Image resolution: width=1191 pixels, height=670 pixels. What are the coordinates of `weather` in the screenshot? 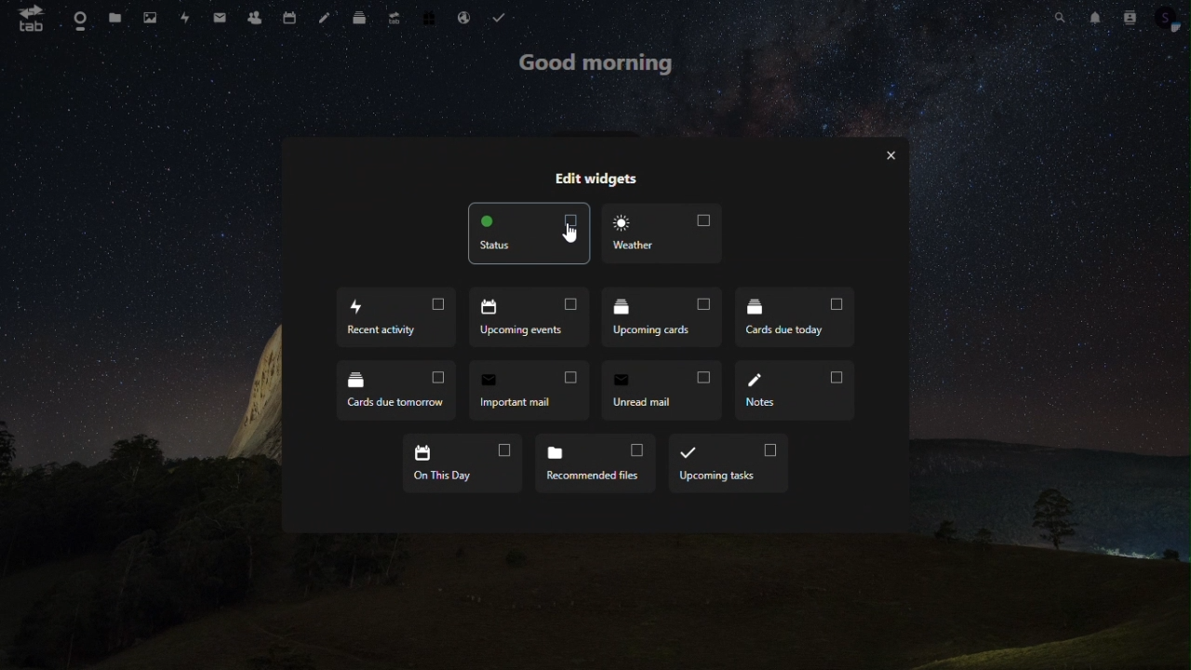 It's located at (664, 234).